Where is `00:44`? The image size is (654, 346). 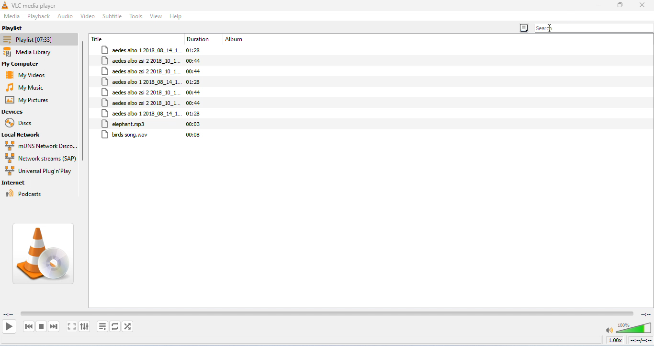
00:44 is located at coordinates (193, 60).